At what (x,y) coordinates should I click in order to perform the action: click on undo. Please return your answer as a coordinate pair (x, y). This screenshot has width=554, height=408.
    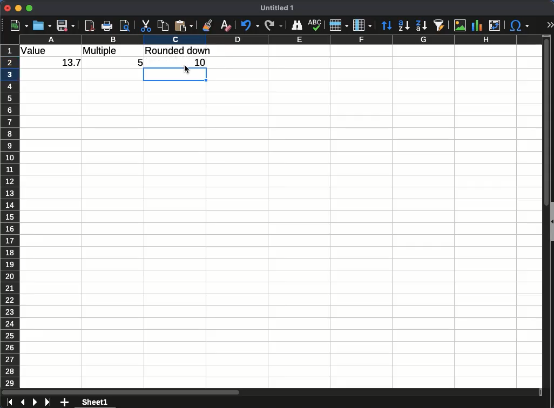
    Looking at the image, I should click on (249, 25).